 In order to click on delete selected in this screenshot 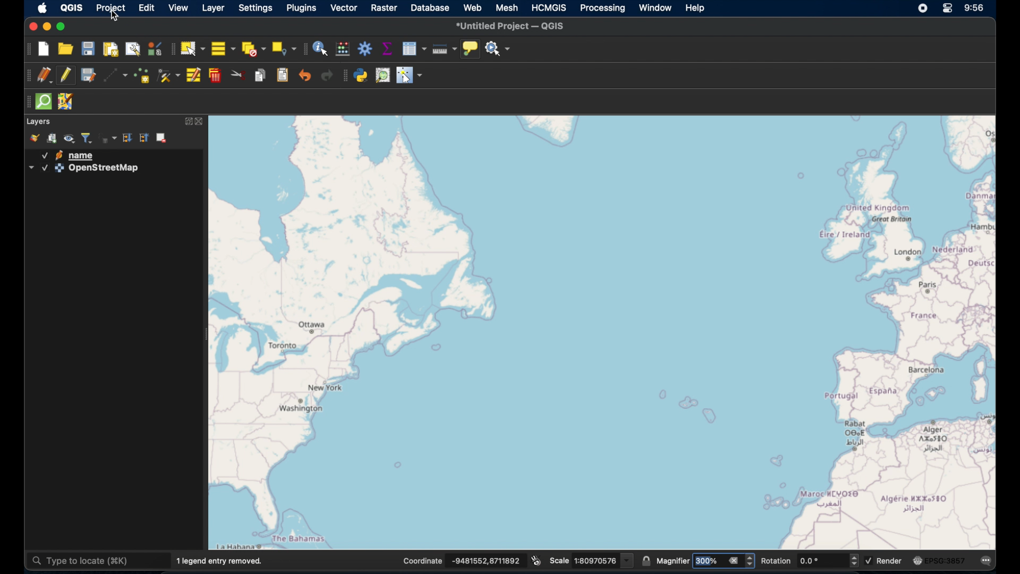, I will do `click(215, 76)`.